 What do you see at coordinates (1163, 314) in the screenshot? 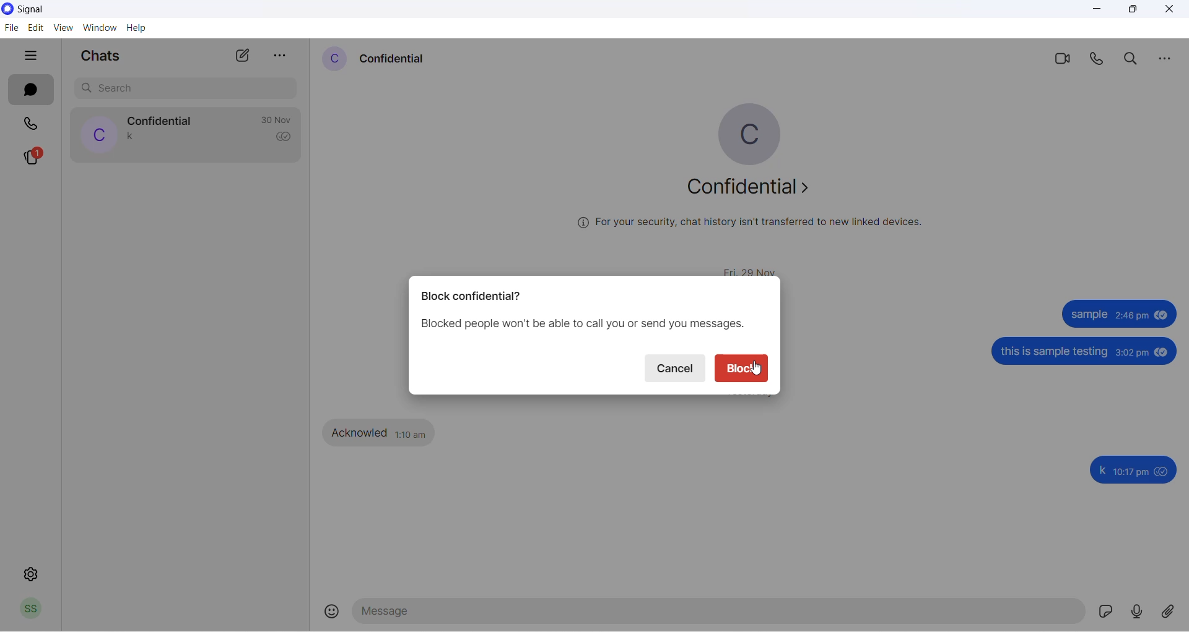
I see `seen` at bounding box center [1163, 314].